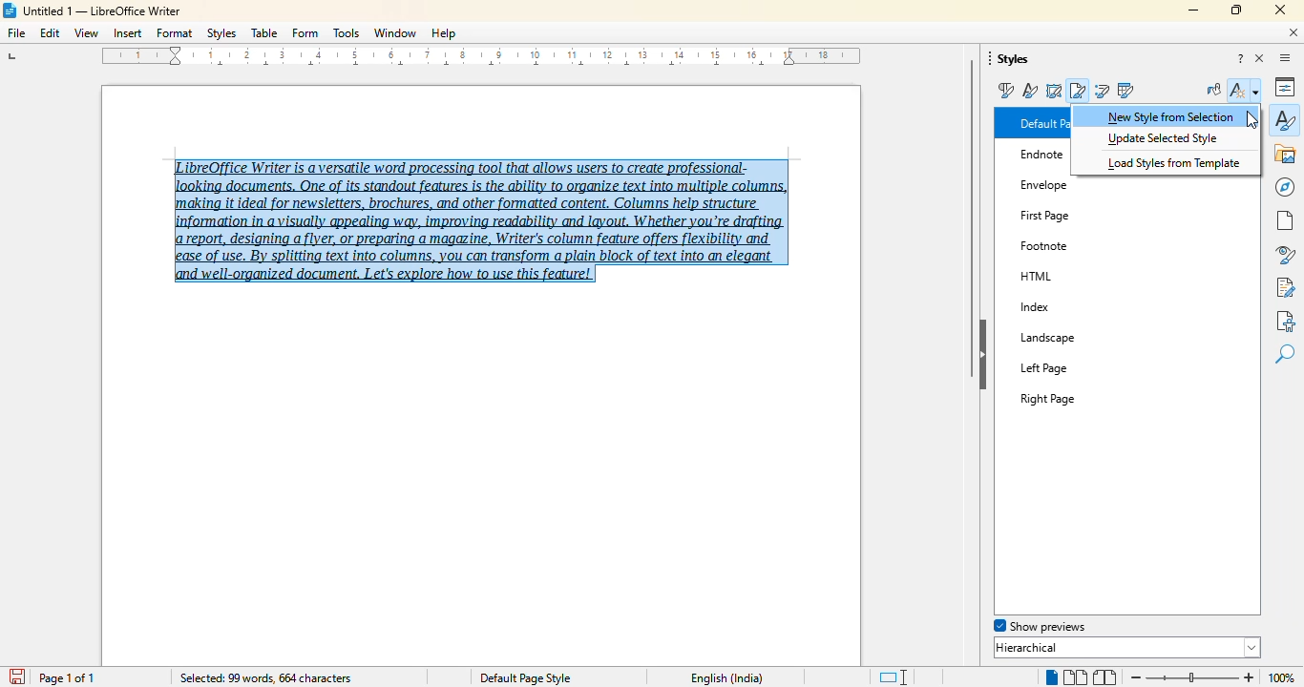 This screenshot has height=687, width=1304. What do you see at coordinates (18, 676) in the screenshot?
I see `save document` at bounding box center [18, 676].